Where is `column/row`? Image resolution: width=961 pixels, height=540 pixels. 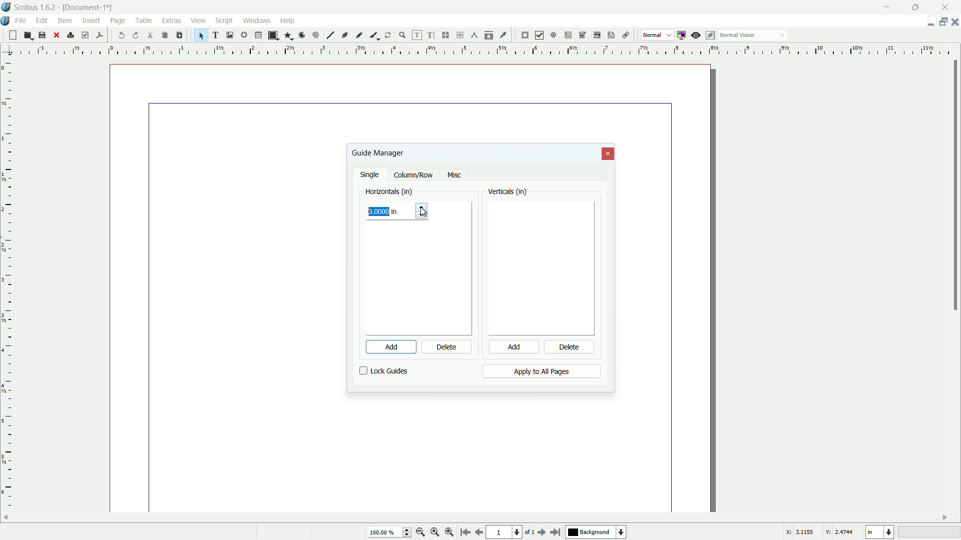 column/row is located at coordinates (413, 175).